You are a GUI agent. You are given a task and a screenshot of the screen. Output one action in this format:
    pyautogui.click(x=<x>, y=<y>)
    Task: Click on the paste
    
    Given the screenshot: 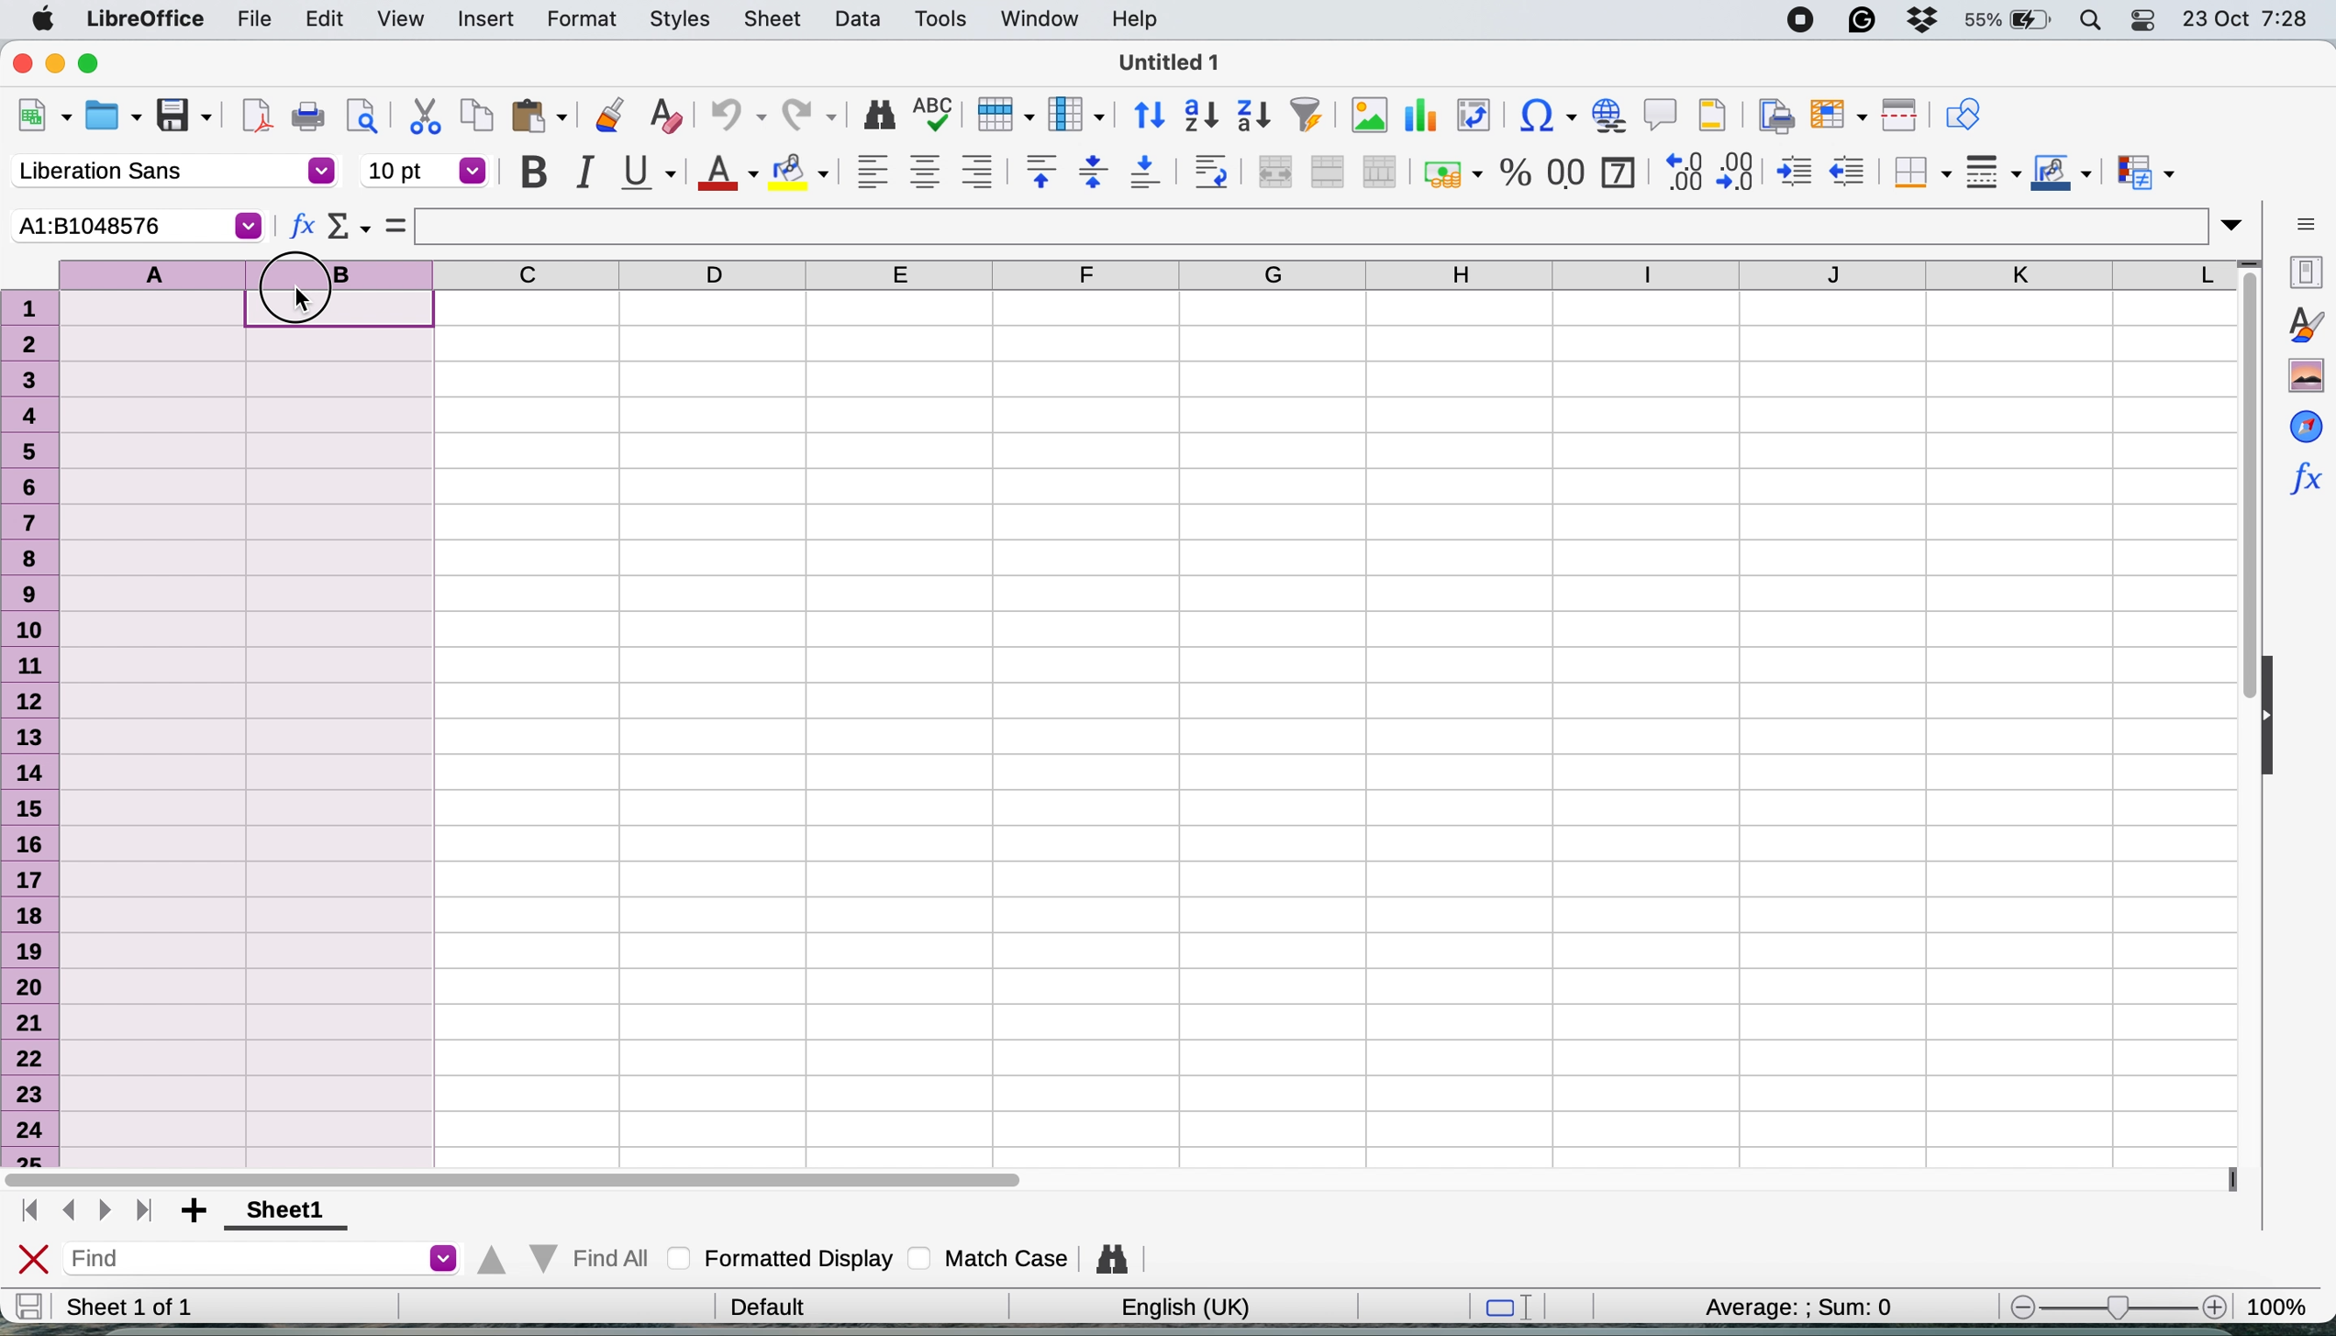 What is the action you would take?
    pyautogui.click(x=544, y=119)
    